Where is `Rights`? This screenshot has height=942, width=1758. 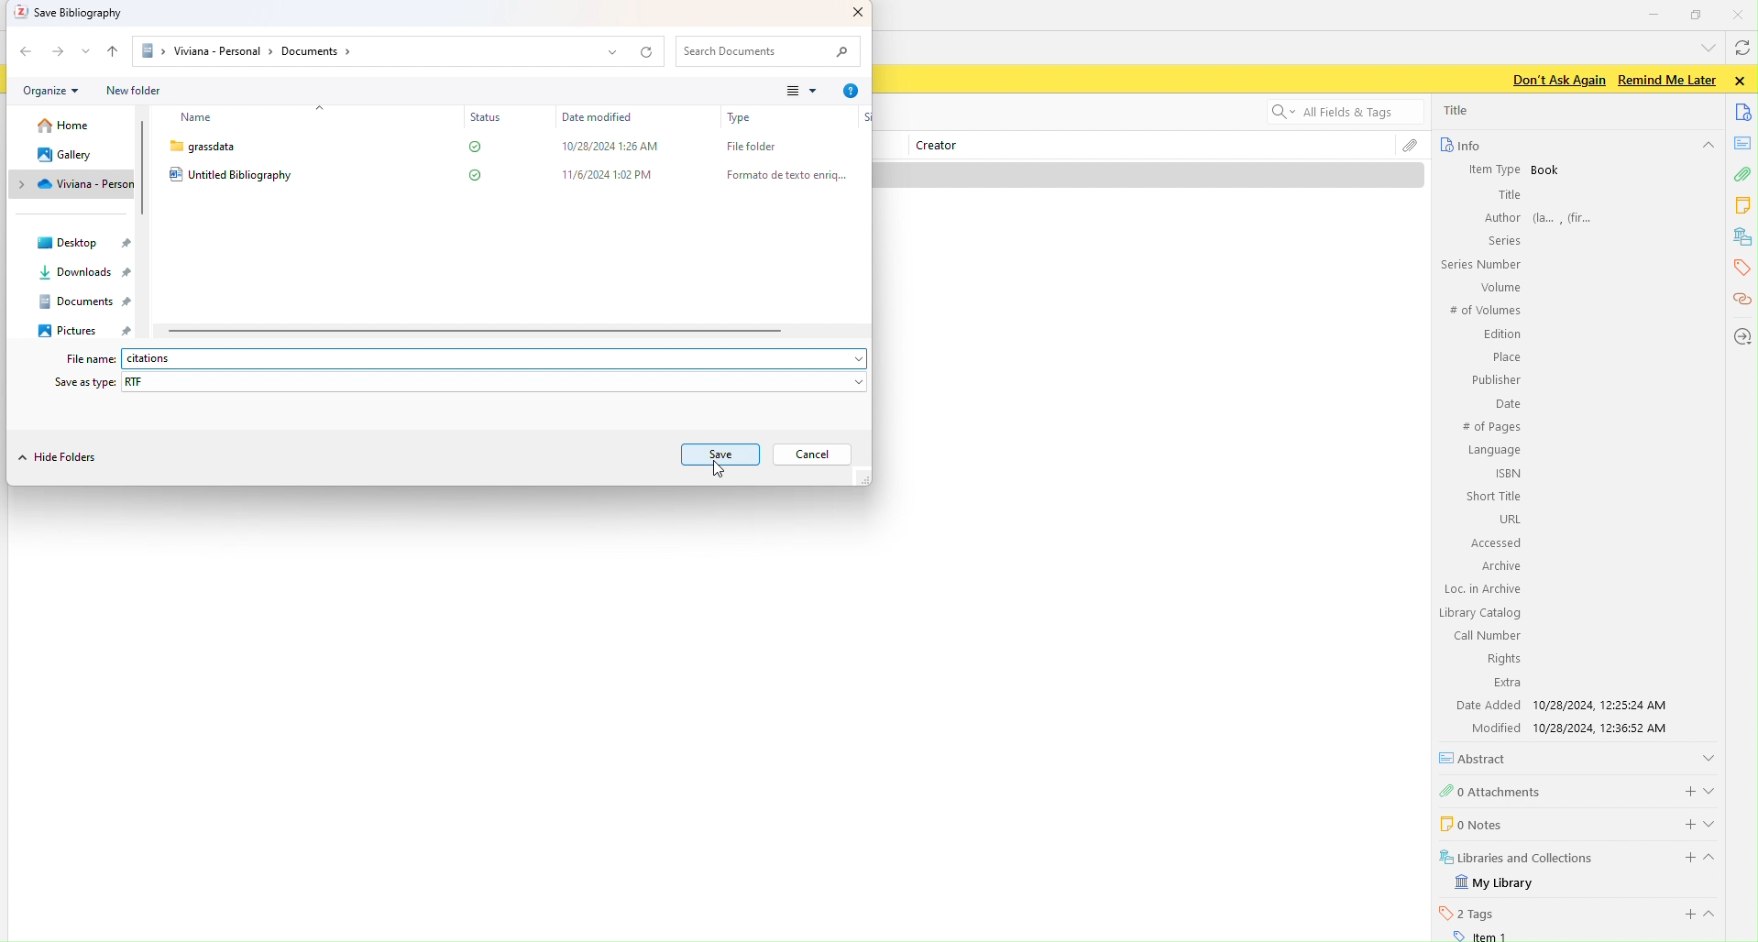
Rights is located at coordinates (1500, 658).